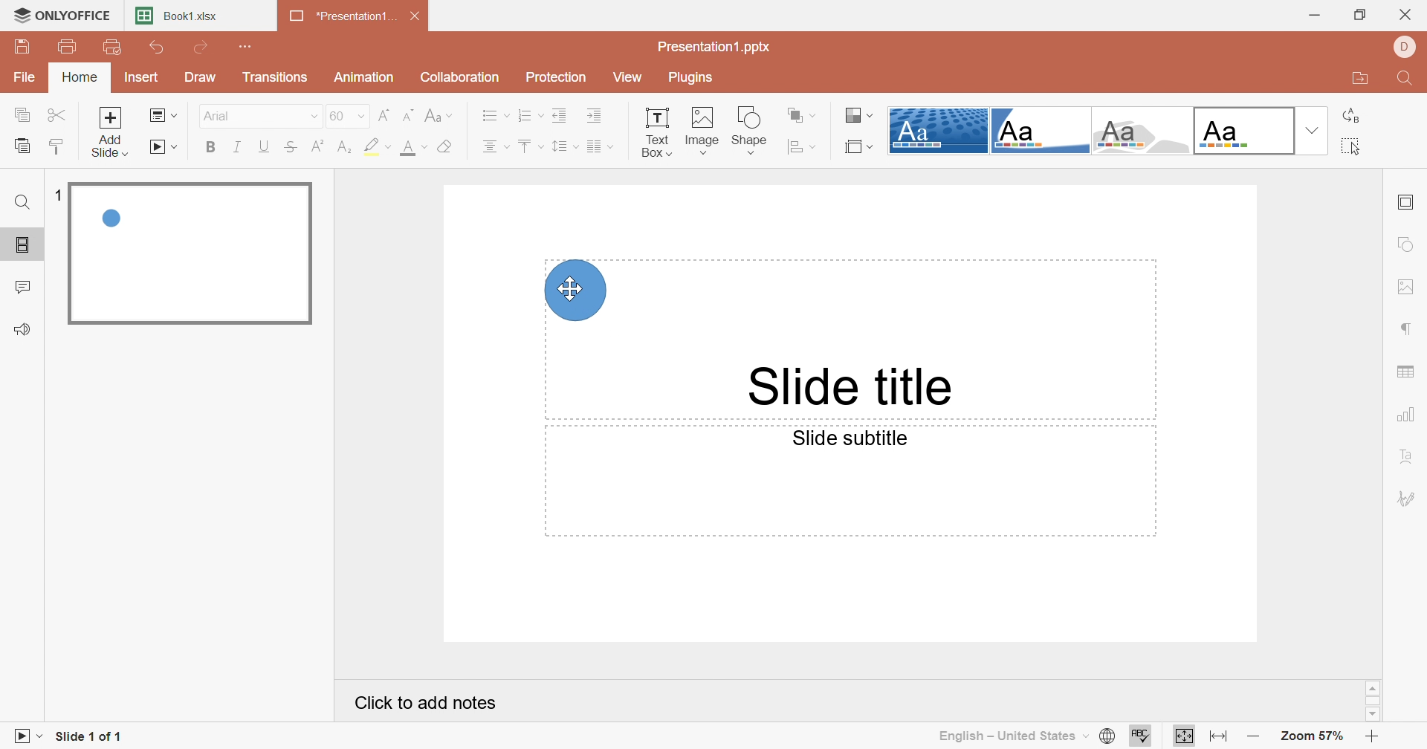 This screenshot has width=1427, height=749. What do you see at coordinates (1408, 415) in the screenshot?
I see `Chart settings` at bounding box center [1408, 415].